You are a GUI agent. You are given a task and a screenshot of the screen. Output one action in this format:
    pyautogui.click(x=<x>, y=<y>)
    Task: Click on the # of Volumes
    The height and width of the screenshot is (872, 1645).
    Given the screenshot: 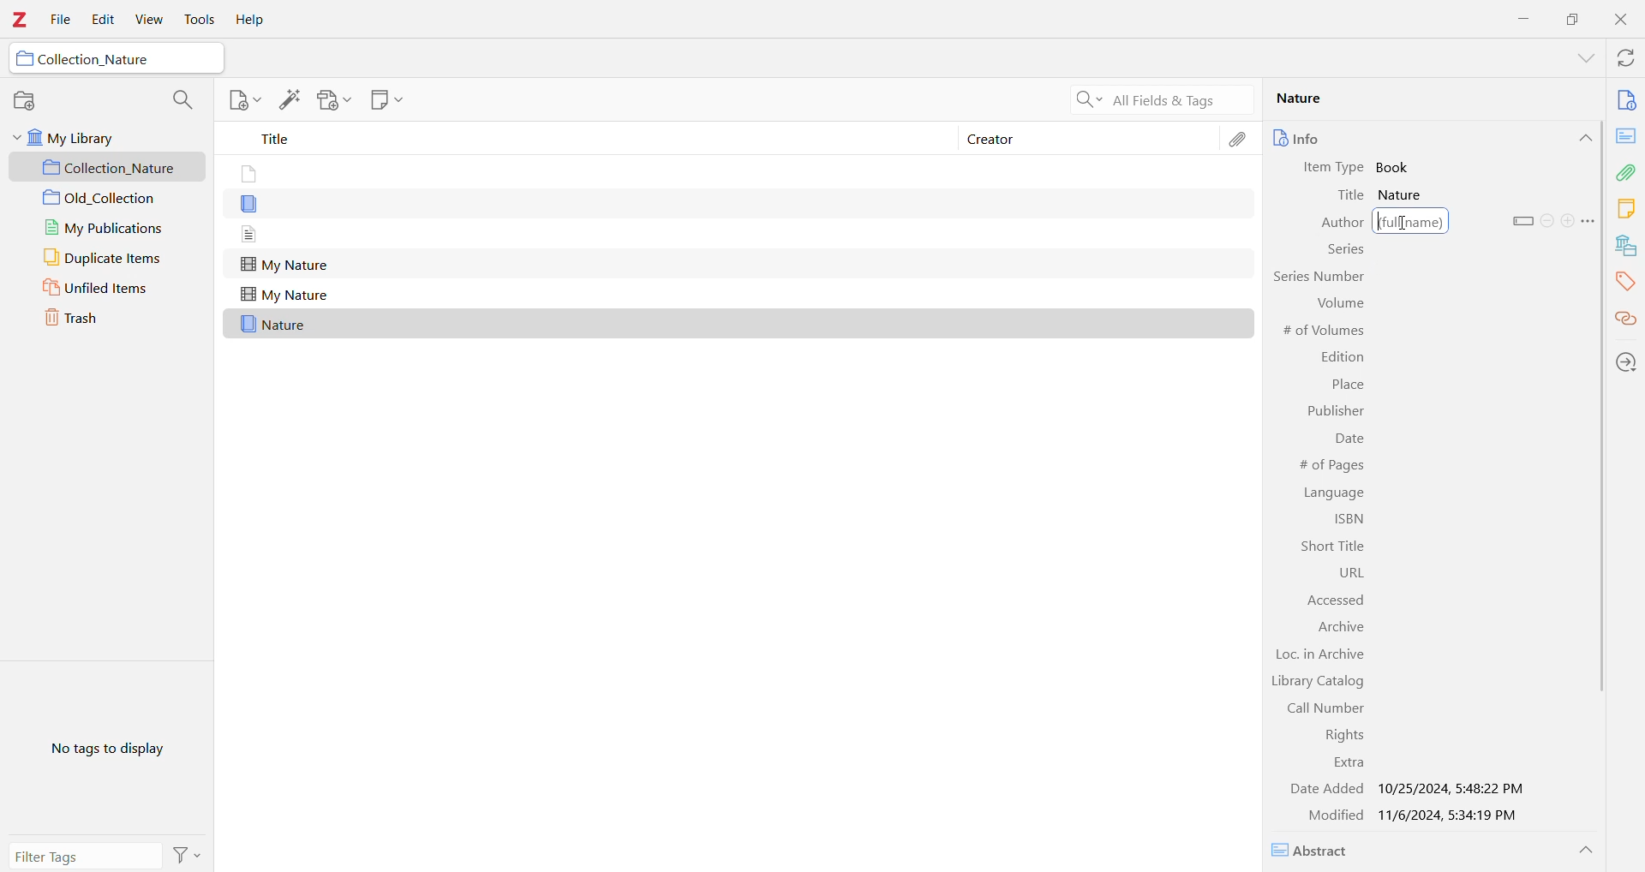 What is the action you would take?
    pyautogui.click(x=1325, y=331)
    